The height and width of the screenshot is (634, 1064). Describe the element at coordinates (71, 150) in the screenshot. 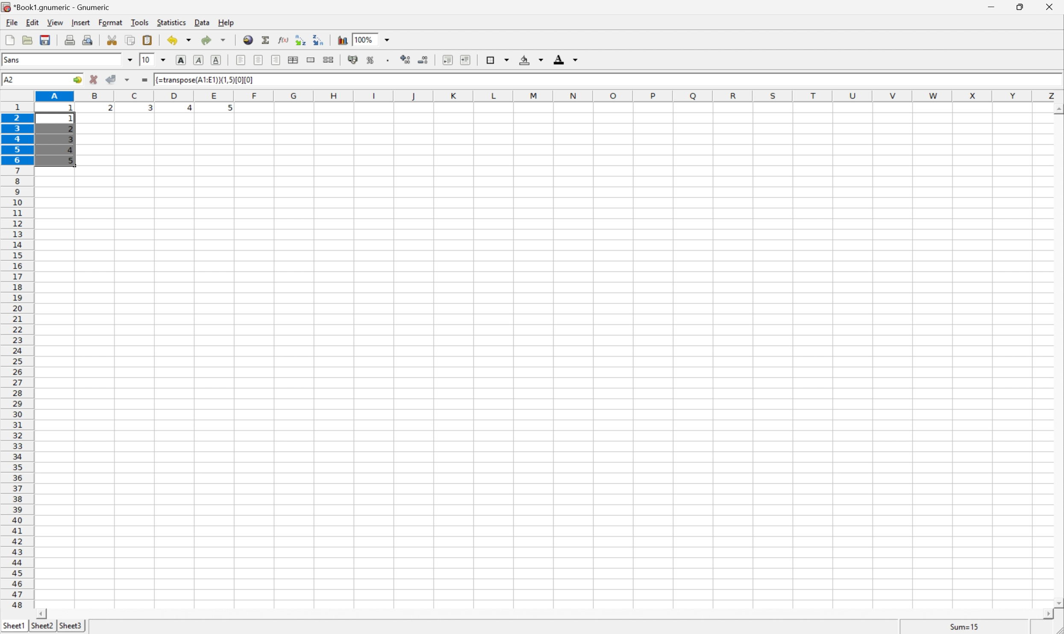

I see `4` at that location.